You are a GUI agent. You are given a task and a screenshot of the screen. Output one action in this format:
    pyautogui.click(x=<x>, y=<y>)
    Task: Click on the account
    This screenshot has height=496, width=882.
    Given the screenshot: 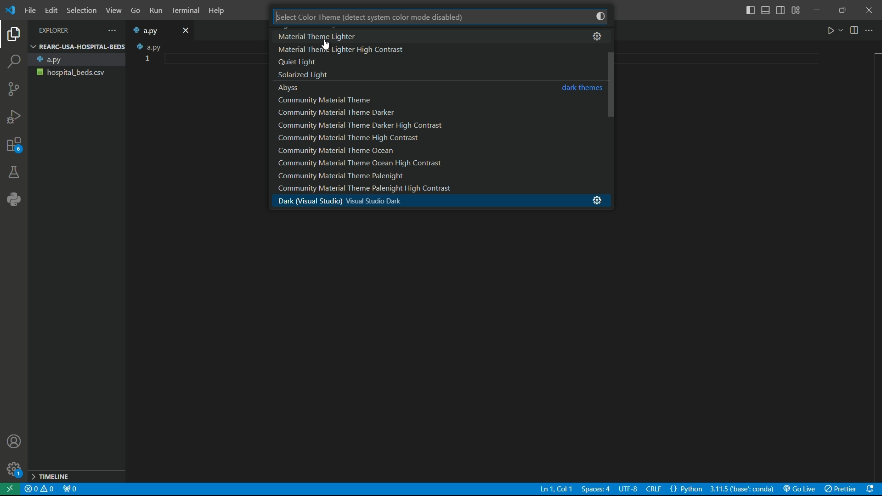 What is the action you would take?
    pyautogui.click(x=15, y=443)
    